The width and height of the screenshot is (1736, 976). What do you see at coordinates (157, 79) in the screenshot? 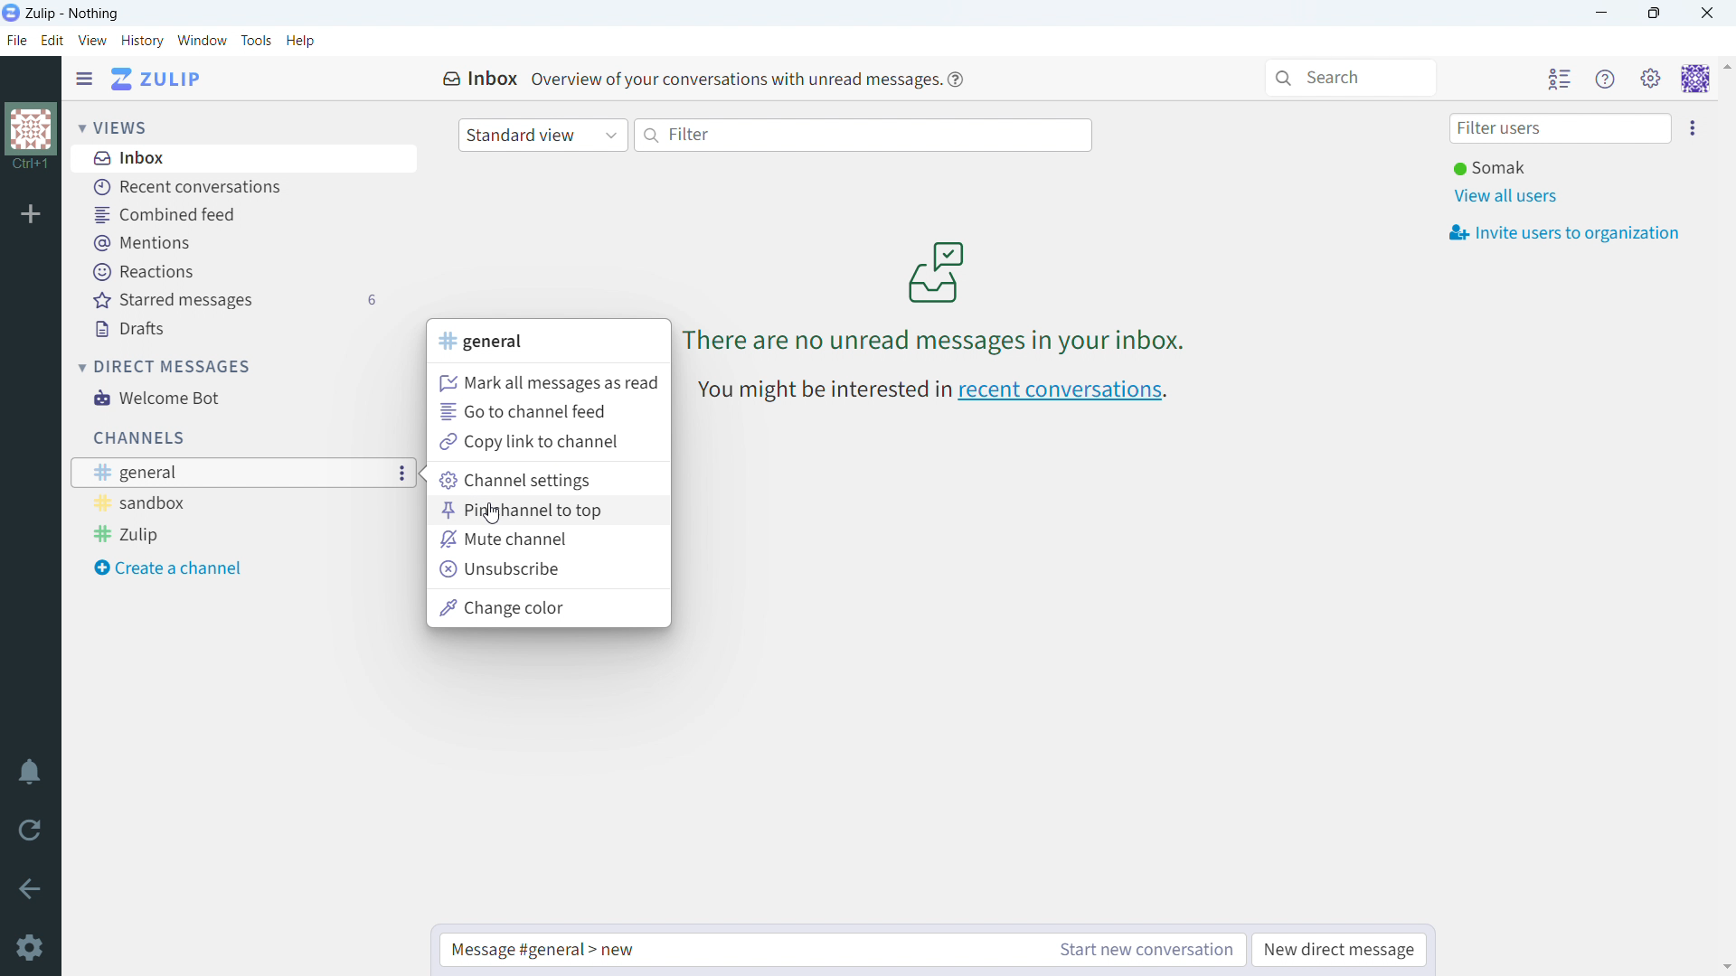
I see `go to home view` at bounding box center [157, 79].